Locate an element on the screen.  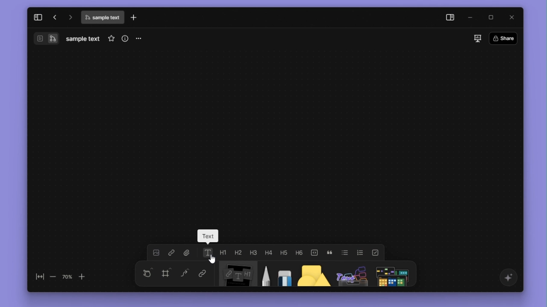
minimize is located at coordinates (472, 17).